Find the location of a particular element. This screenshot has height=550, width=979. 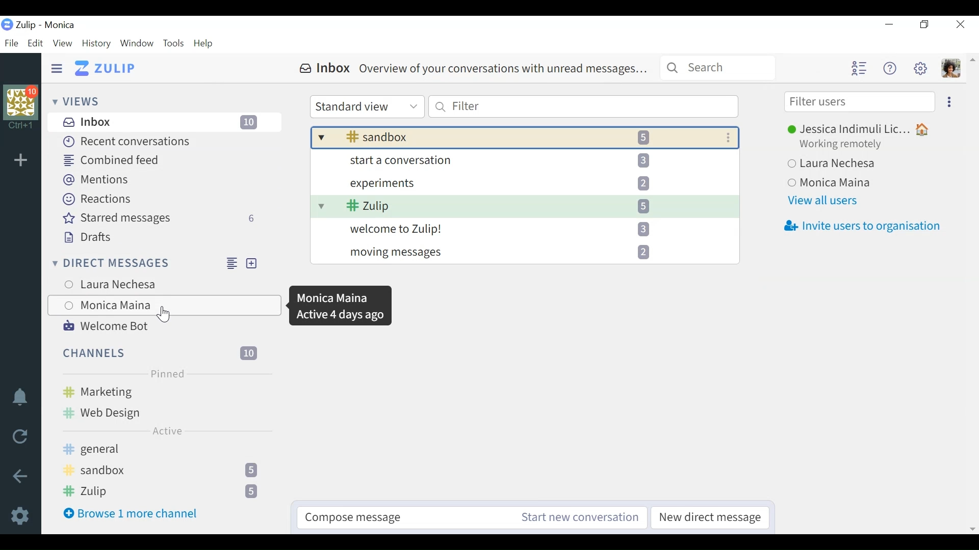

Monica Maina is located at coordinates (163, 305).